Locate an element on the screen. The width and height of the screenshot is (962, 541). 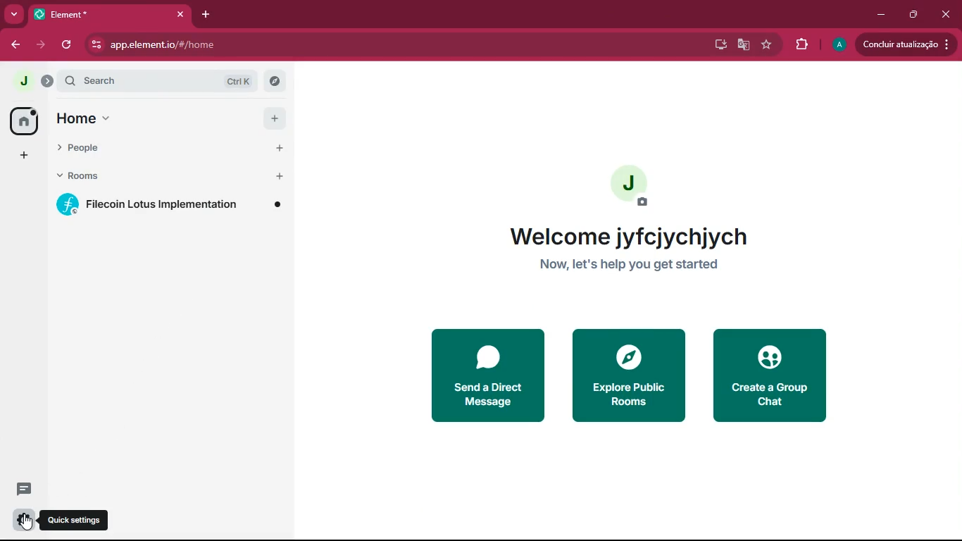
send a direct message is located at coordinates (485, 375).